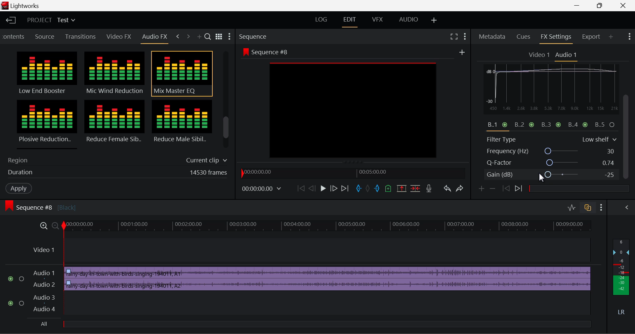  Describe the element at coordinates (188, 36) in the screenshot. I see `Next Tab` at that location.